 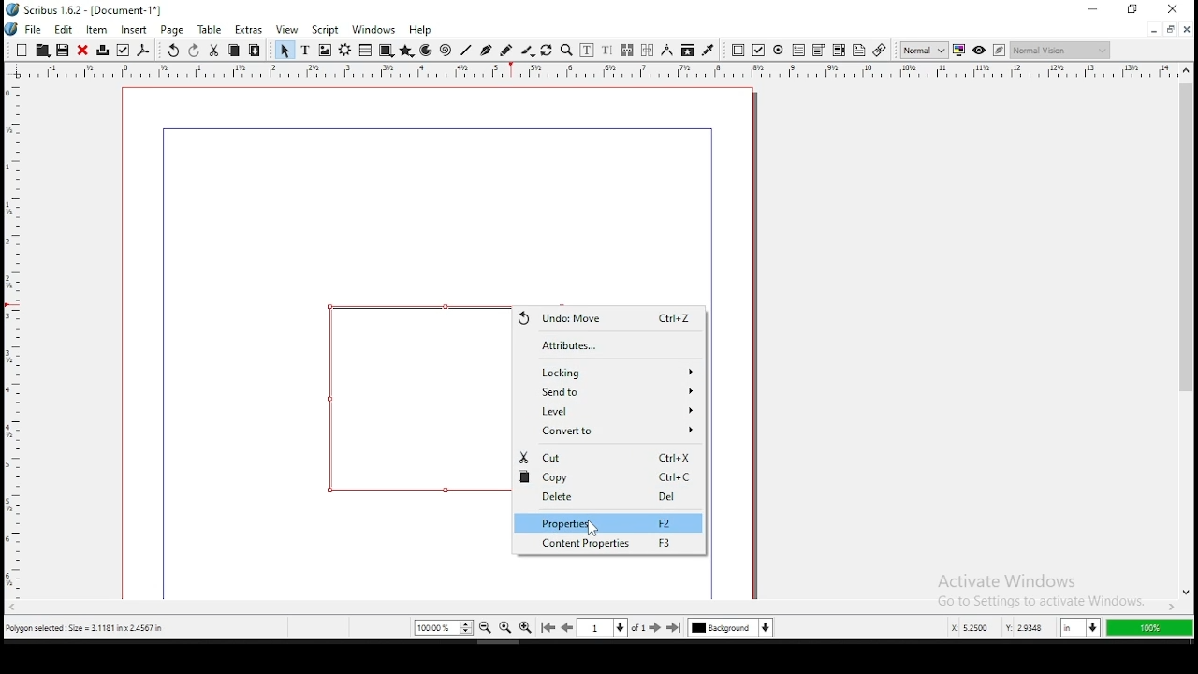 I want to click on file, so click(x=24, y=28).